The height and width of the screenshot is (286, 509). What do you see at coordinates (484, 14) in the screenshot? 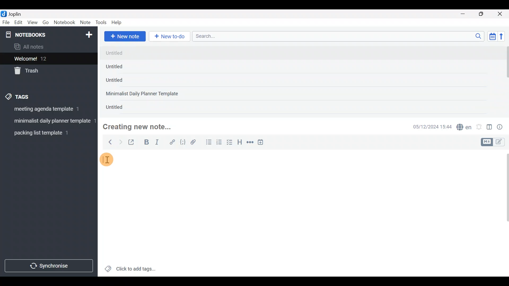
I see `Maximize` at bounding box center [484, 14].